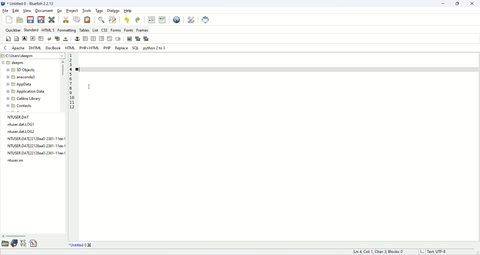 This screenshot has width=480, height=255. What do you see at coordinates (138, 19) in the screenshot?
I see `redo` at bounding box center [138, 19].